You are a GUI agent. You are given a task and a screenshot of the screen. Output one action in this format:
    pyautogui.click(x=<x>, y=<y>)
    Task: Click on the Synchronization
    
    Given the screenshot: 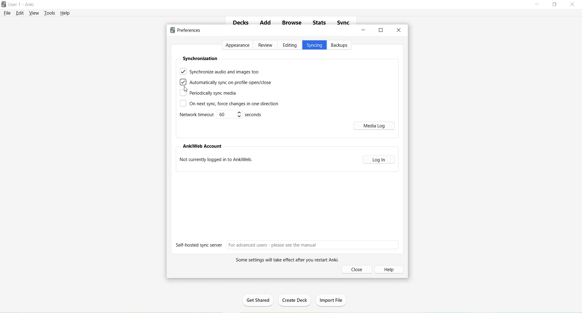 What is the action you would take?
    pyautogui.click(x=200, y=58)
    